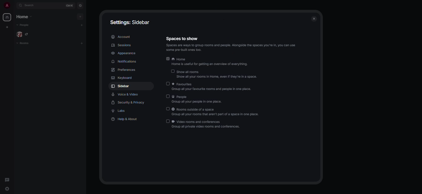 The image size is (422, 194). What do you see at coordinates (168, 59) in the screenshot?
I see `enabled` at bounding box center [168, 59].